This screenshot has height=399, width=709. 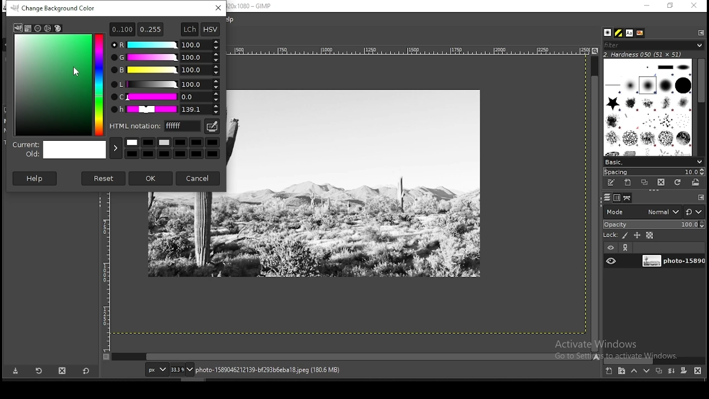 What do you see at coordinates (60, 151) in the screenshot?
I see `color preview` at bounding box center [60, 151].